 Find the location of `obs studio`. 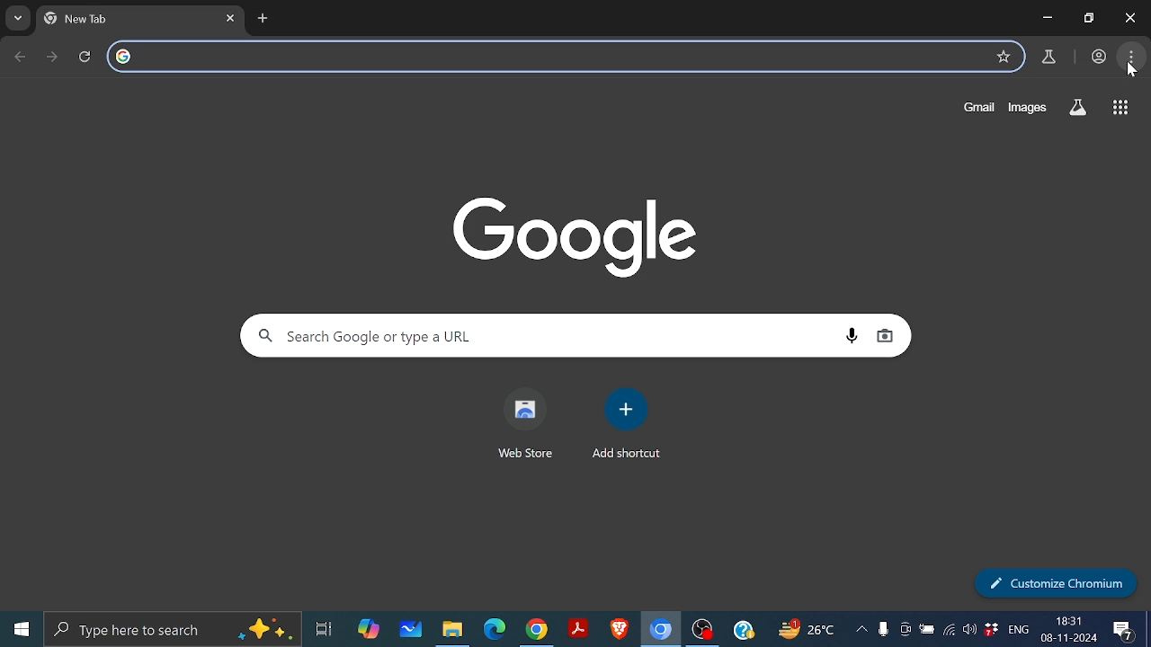

obs studio is located at coordinates (703, 632).